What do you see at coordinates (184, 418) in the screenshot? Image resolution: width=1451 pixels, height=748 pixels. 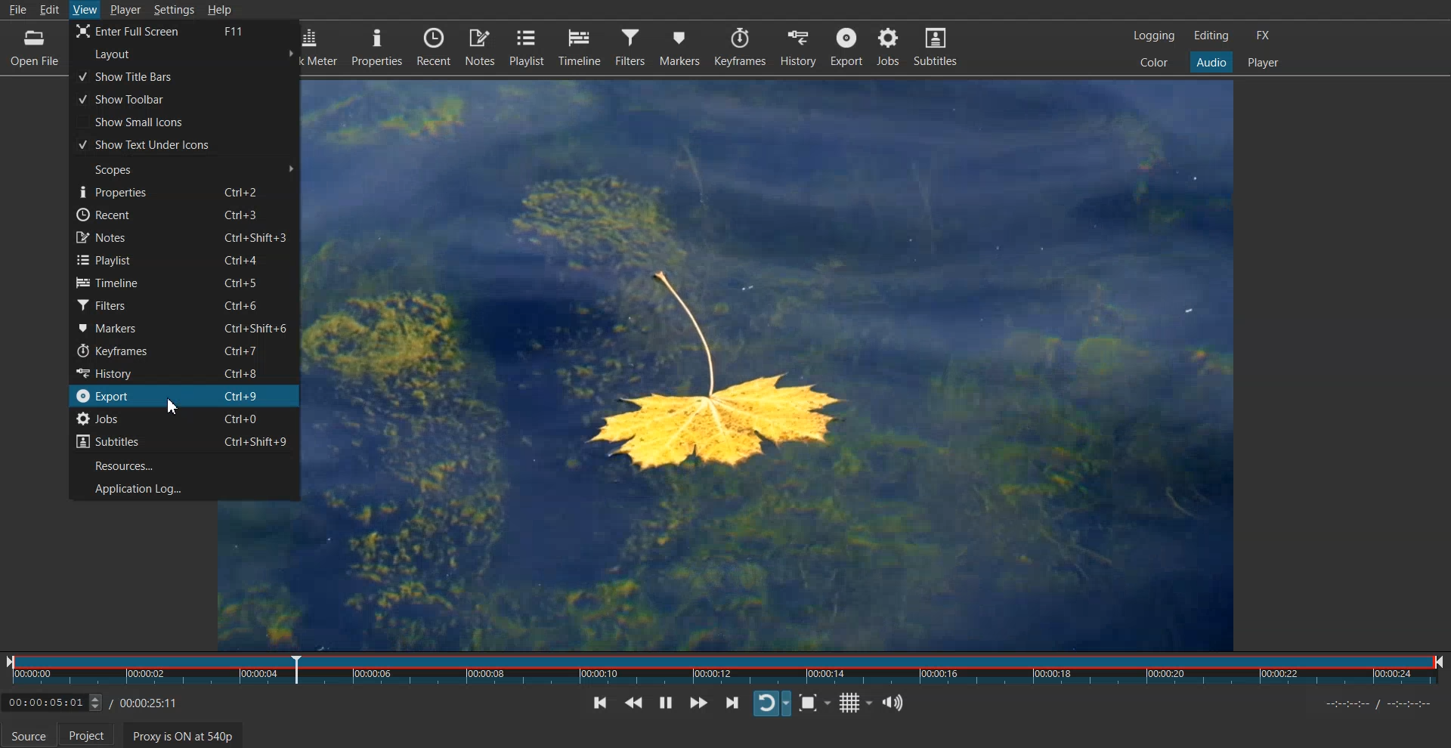 I see `Jobs` at bounding box center [184, 418].